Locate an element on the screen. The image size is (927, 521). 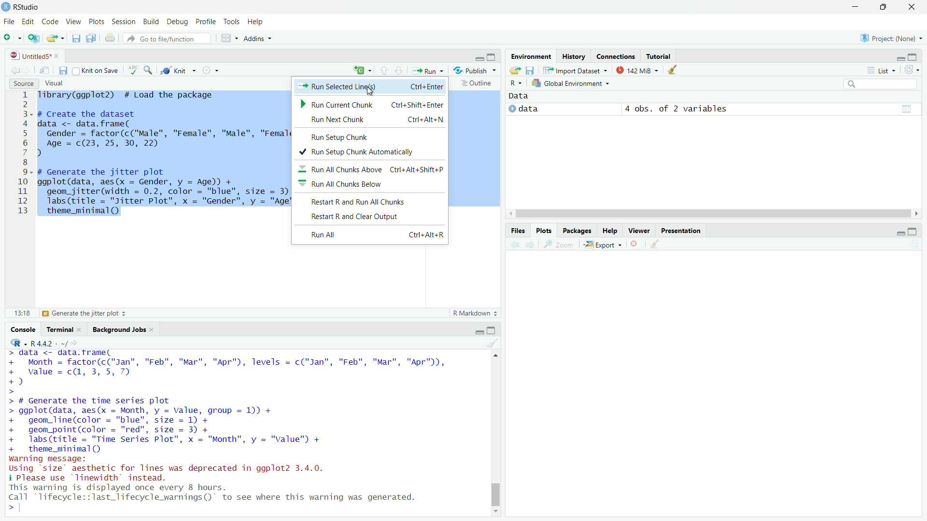
prompt cursor is located at coordinates (8, 511).